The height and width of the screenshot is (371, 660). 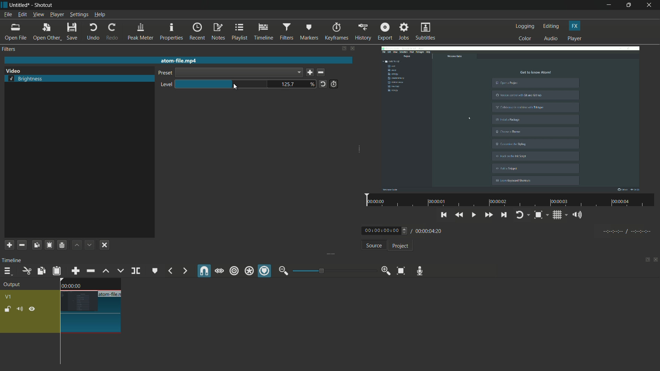 What do you see at coordinates (26, 271) in the screenshot?
I see `cut` at bounding box center [26, 271].